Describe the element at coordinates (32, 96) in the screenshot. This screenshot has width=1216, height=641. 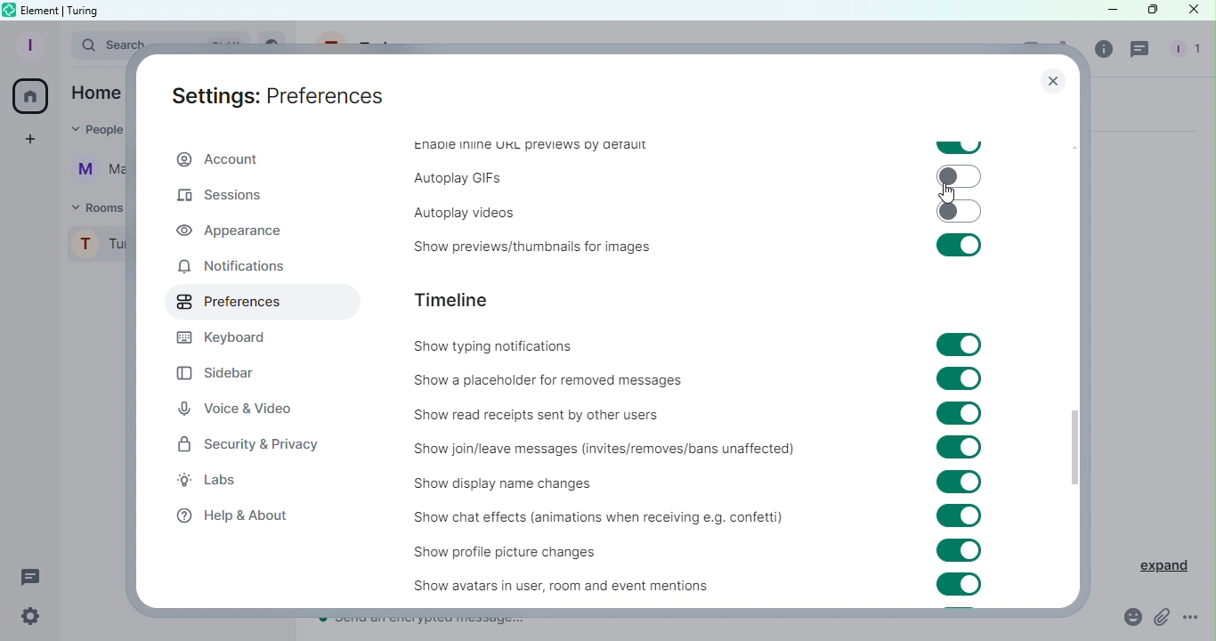
I see `Home` at that location.